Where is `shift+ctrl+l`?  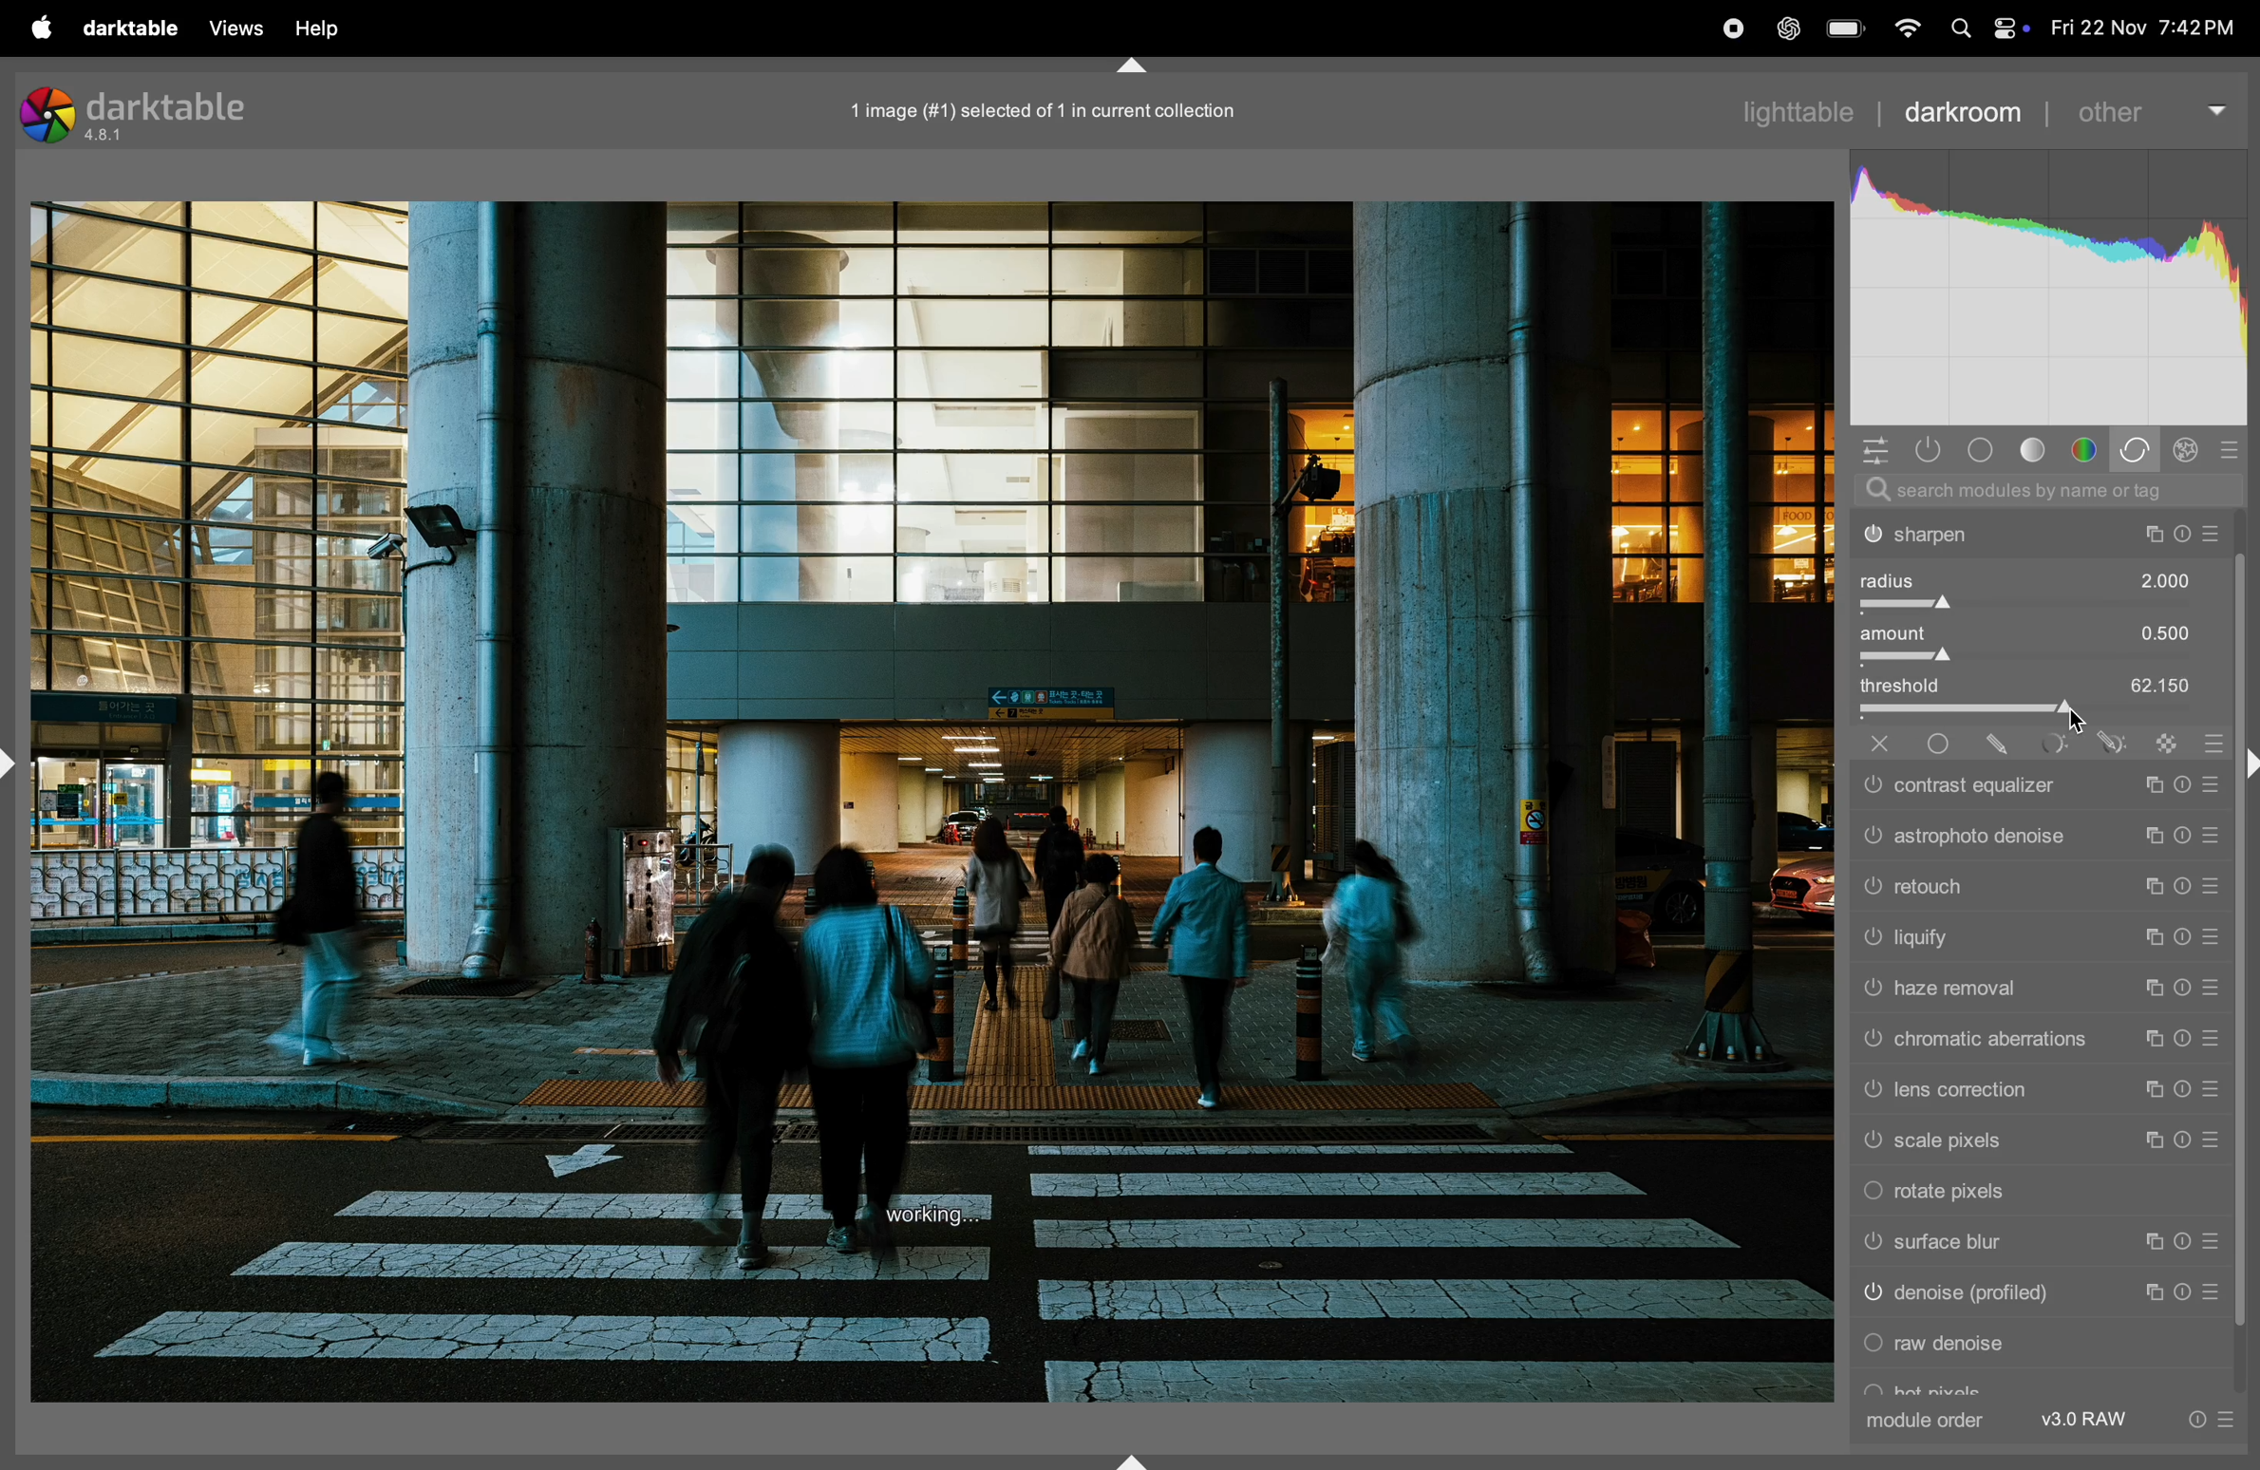 shift+ctrl+l is located at coordinates (15, 763).